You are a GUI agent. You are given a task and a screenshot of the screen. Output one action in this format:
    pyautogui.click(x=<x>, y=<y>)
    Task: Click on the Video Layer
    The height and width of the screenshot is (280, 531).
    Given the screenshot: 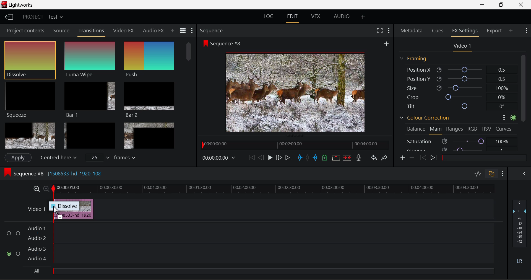 What is the action you would take?
    pyautogui.click(x=37, y=209)
    